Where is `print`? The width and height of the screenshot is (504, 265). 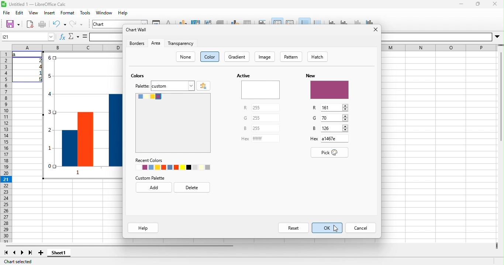 print is located at coordinates (42, 24).